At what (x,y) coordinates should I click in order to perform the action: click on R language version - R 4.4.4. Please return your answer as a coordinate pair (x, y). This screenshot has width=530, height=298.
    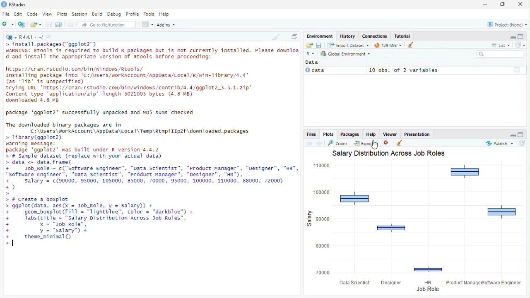
    Looking at the image, I should click on (31, 38).